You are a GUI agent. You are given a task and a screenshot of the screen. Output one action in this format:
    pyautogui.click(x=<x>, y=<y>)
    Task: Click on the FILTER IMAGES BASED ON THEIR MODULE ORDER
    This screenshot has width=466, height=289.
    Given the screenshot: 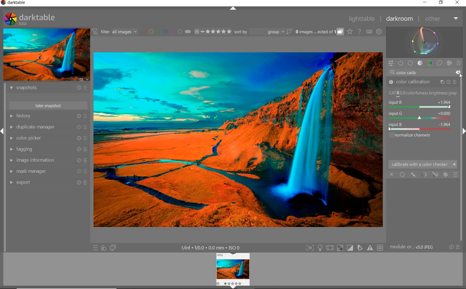 What is the action you would take?
    pyautogui.click(x=115, y=32)
    